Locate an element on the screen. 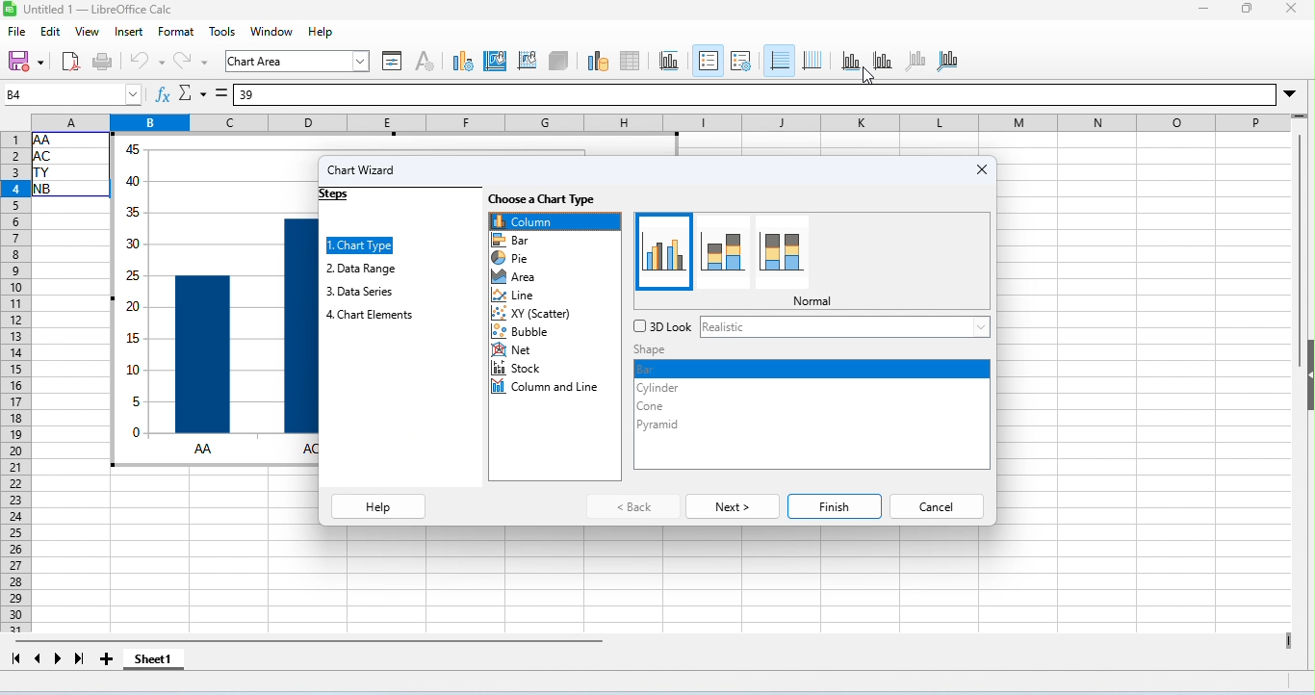 Image resolution: width=1315 pixels, height=695 pixels. next sheet is located at coordinates (61, 659).